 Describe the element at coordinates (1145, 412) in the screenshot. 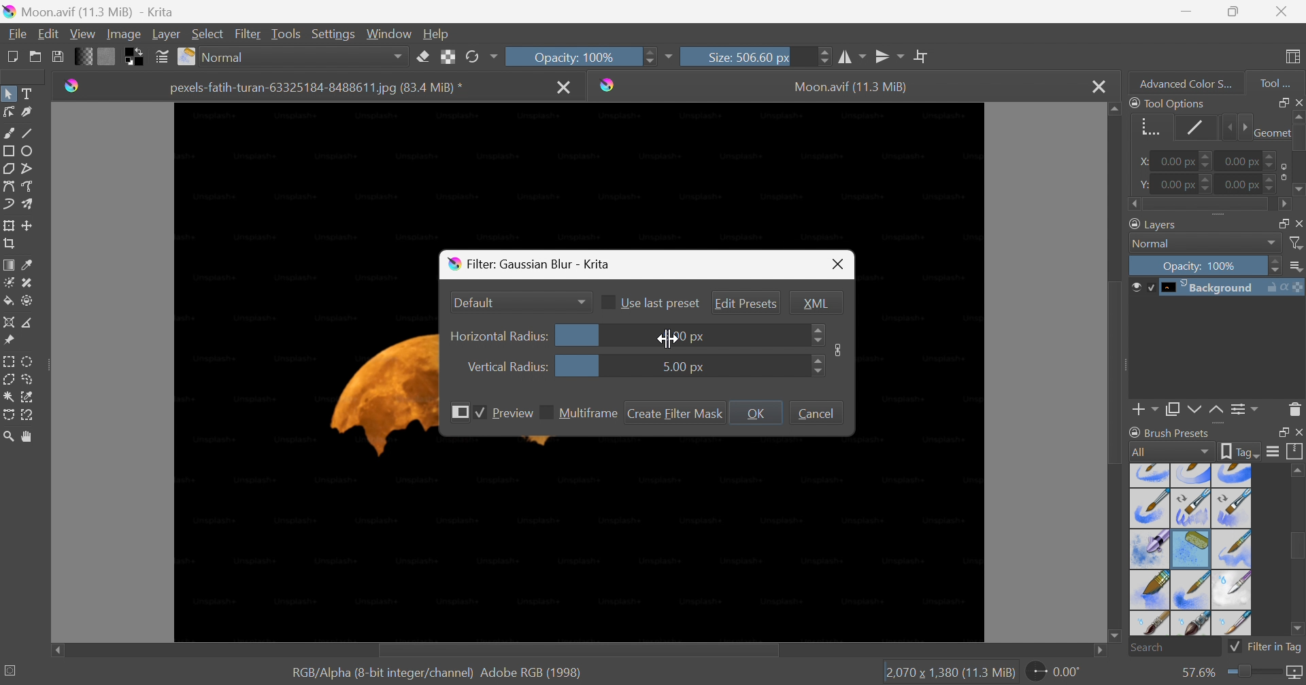

I see `Add layer` at that location.